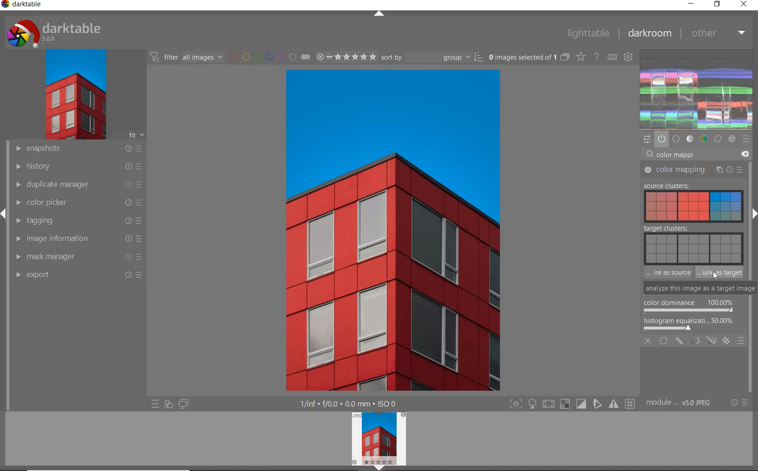 This screenshot has width=758, height=471. Describe the element at coordinates (521, 56) in the screenshot. I see `selected images` at that location.